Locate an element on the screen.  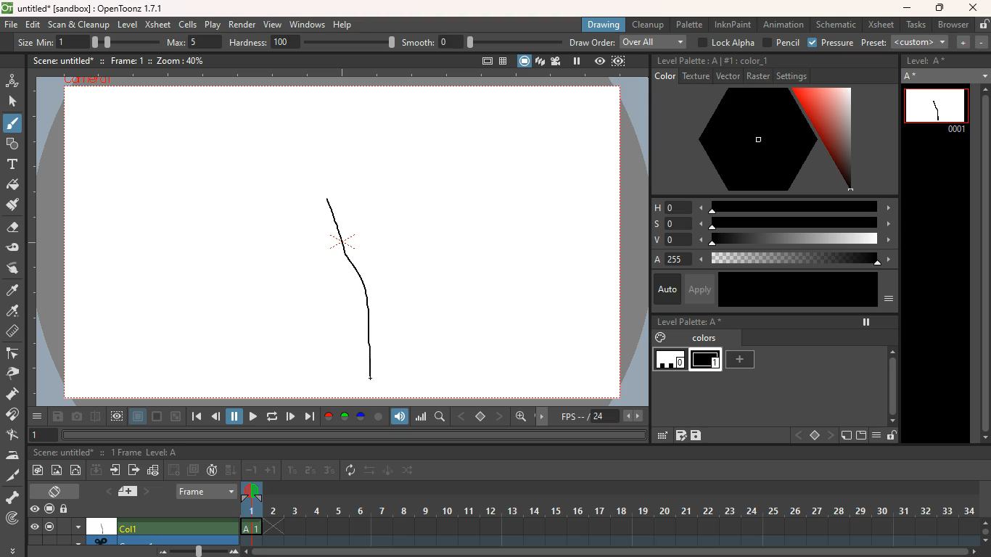
erase is located at coordinates (14, 231).